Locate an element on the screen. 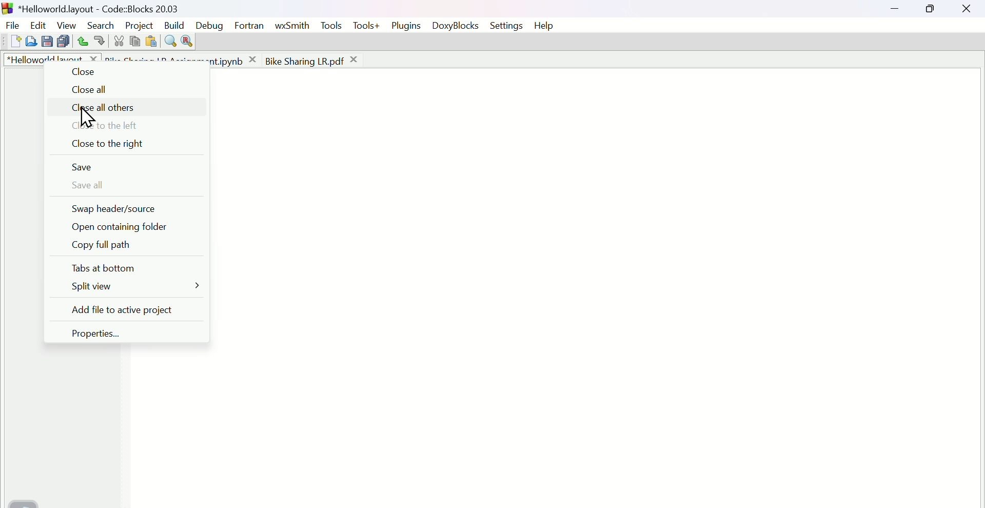  Redo is located at coordinates (97, 42).